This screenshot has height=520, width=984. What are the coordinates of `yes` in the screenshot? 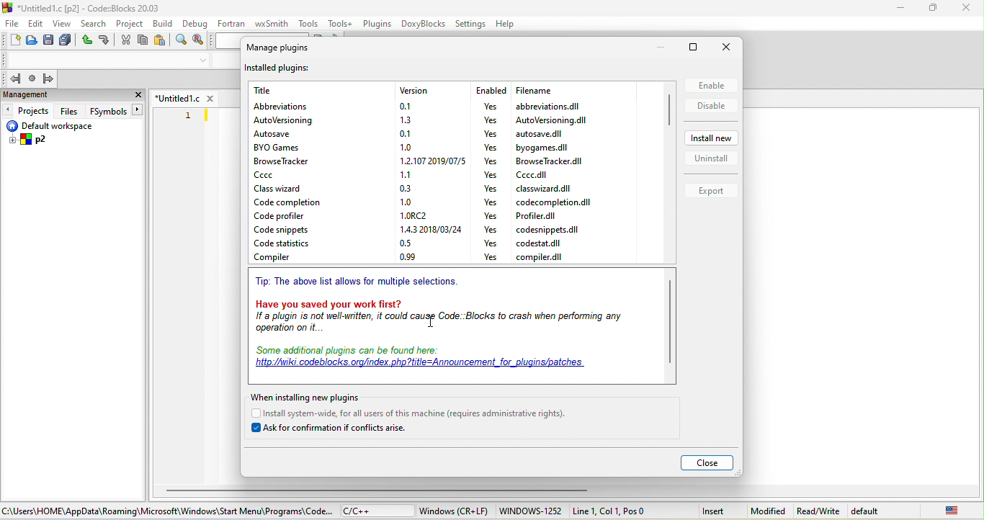 It's located at (491, 174).